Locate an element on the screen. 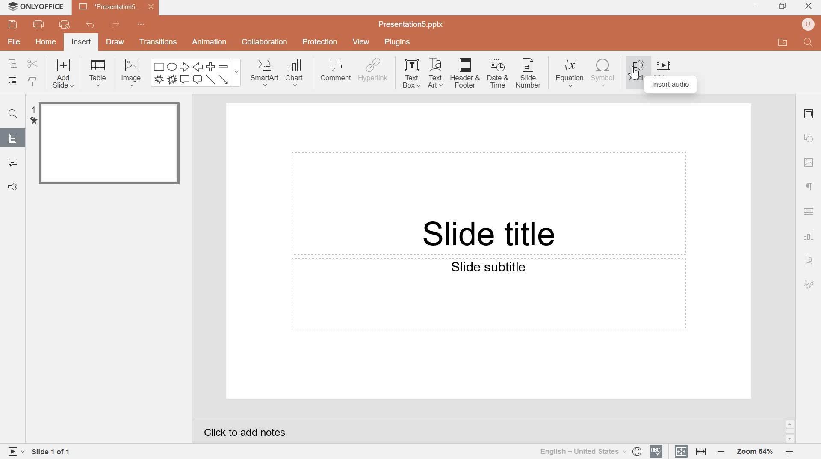 This screenshot has height=459, width=821. start slideshow is located at coordinates (15, 451).